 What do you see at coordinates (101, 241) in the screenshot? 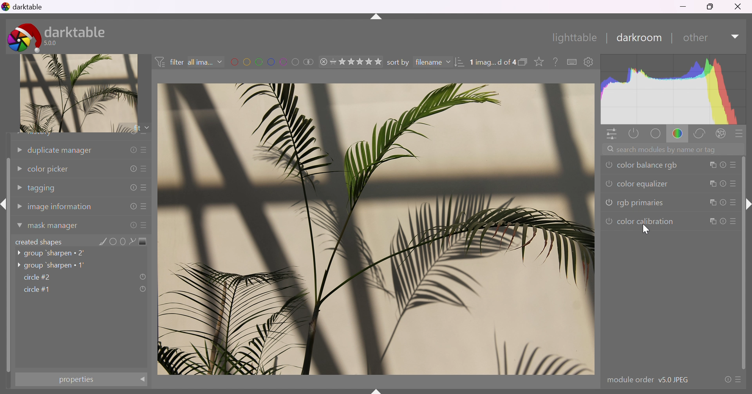
I see `add brush` at bounding box center [101, 241].